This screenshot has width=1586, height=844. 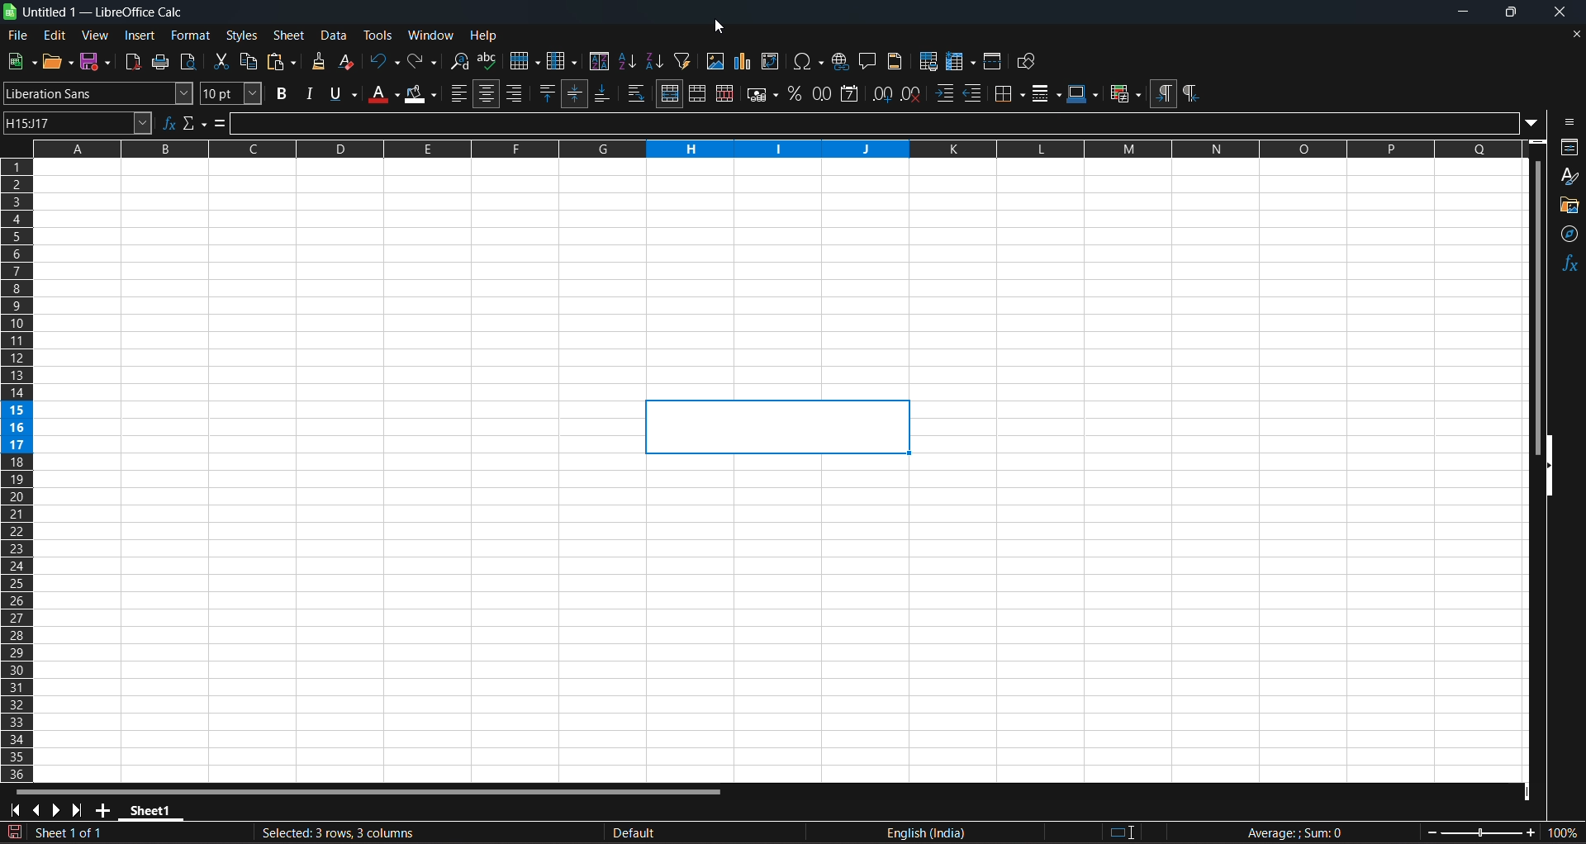 I want to click on headers and footers, so click(x=897, y=61).